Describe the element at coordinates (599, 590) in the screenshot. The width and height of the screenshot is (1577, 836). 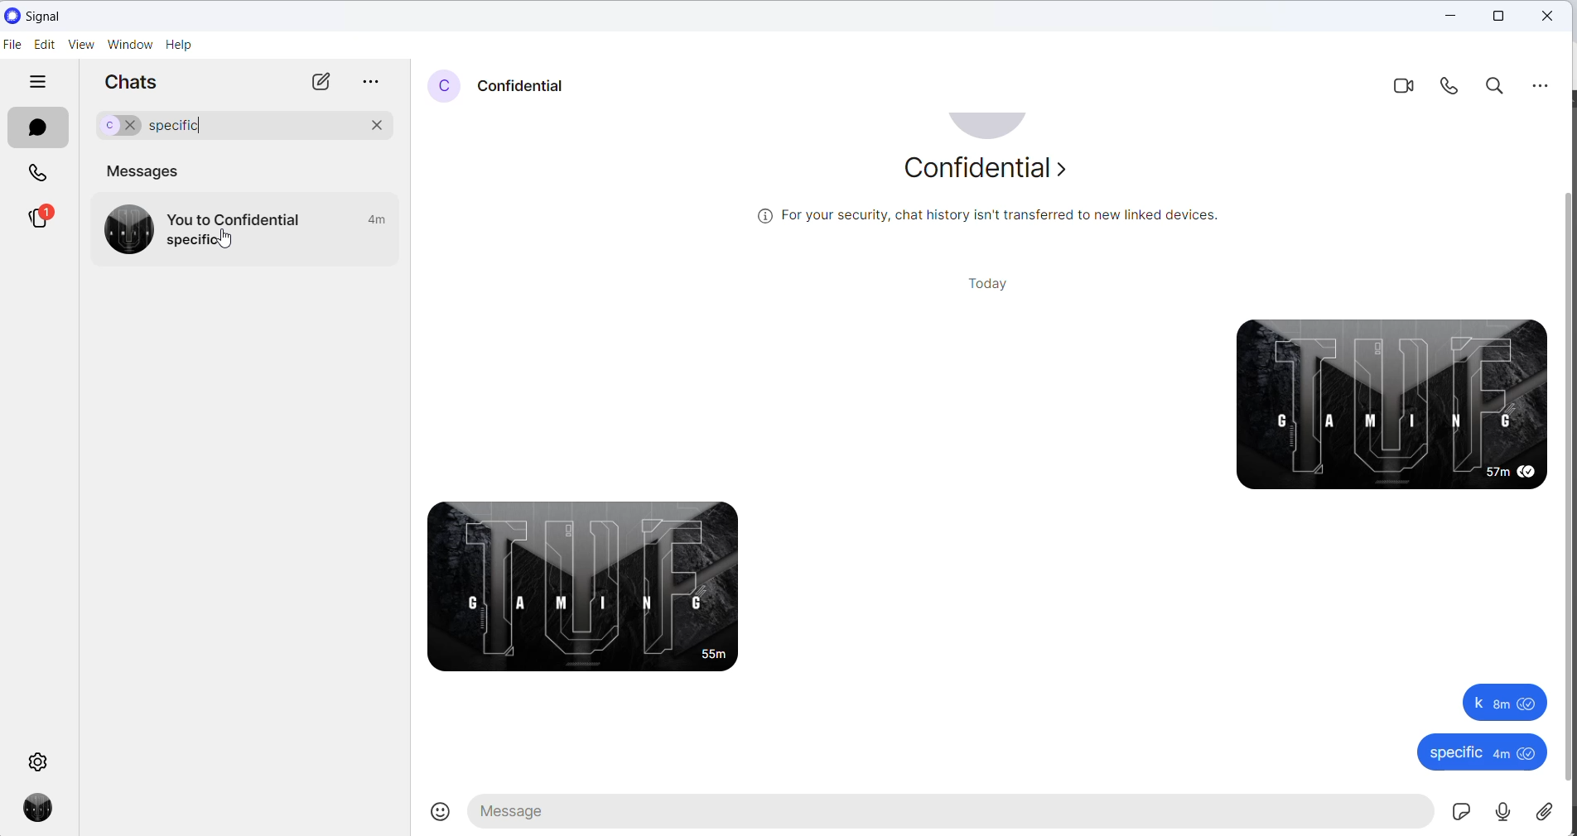
I see `received message ` at that location.